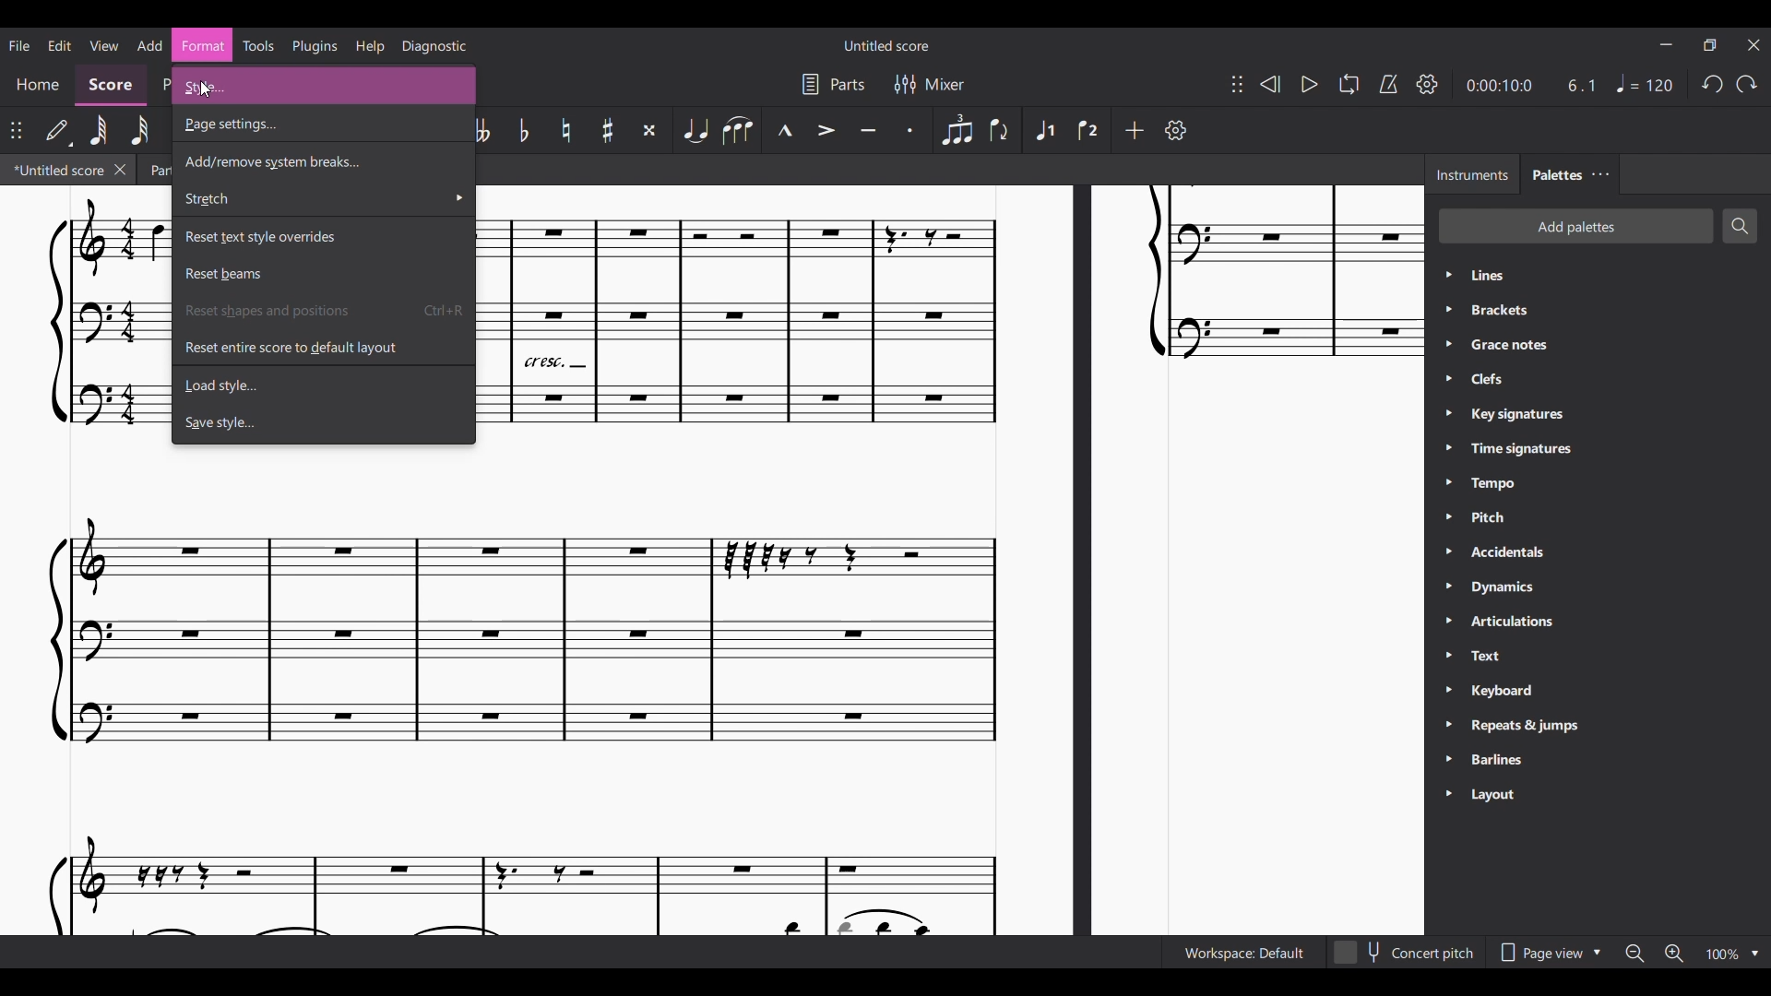  What do you see at coordinates (695, 130) in the screenshot?
I see `Tie` at bounding box center [695, 130].